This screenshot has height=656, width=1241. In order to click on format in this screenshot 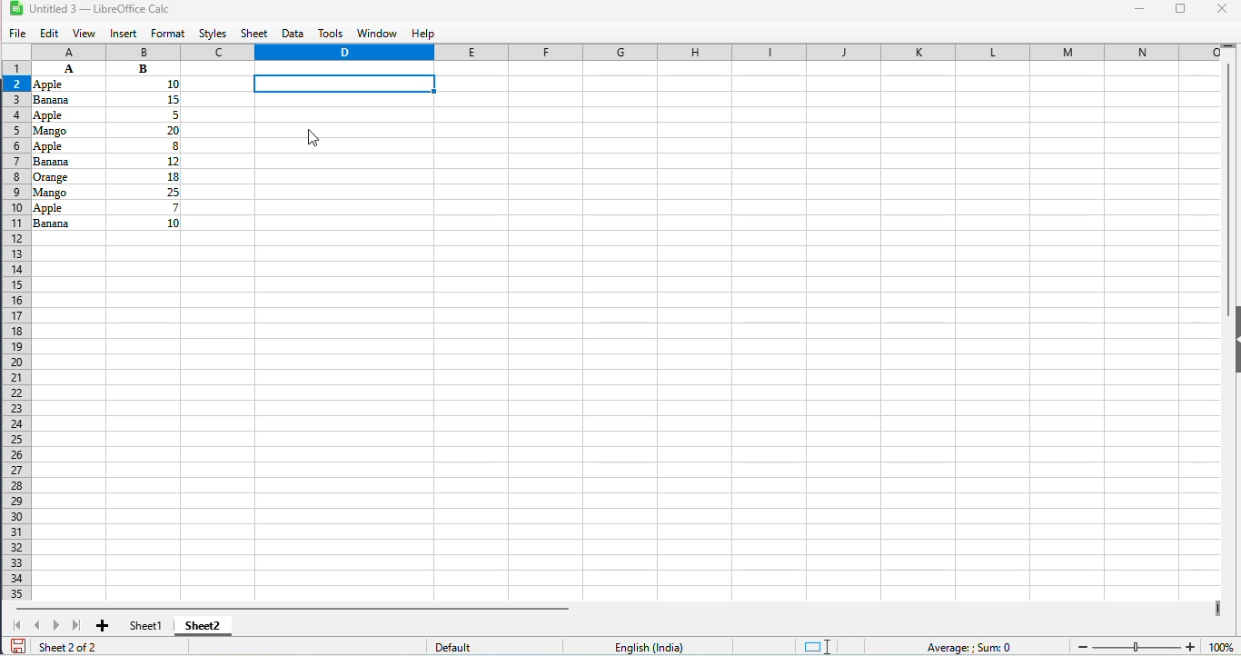, I will do `click(167, 35)`.